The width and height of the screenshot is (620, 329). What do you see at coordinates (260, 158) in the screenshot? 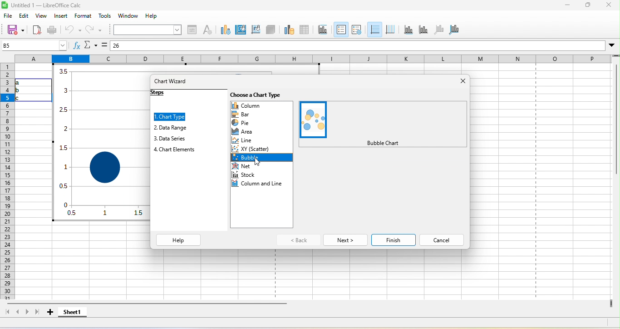
I see `select bubble` at bounding box center [260, 158].